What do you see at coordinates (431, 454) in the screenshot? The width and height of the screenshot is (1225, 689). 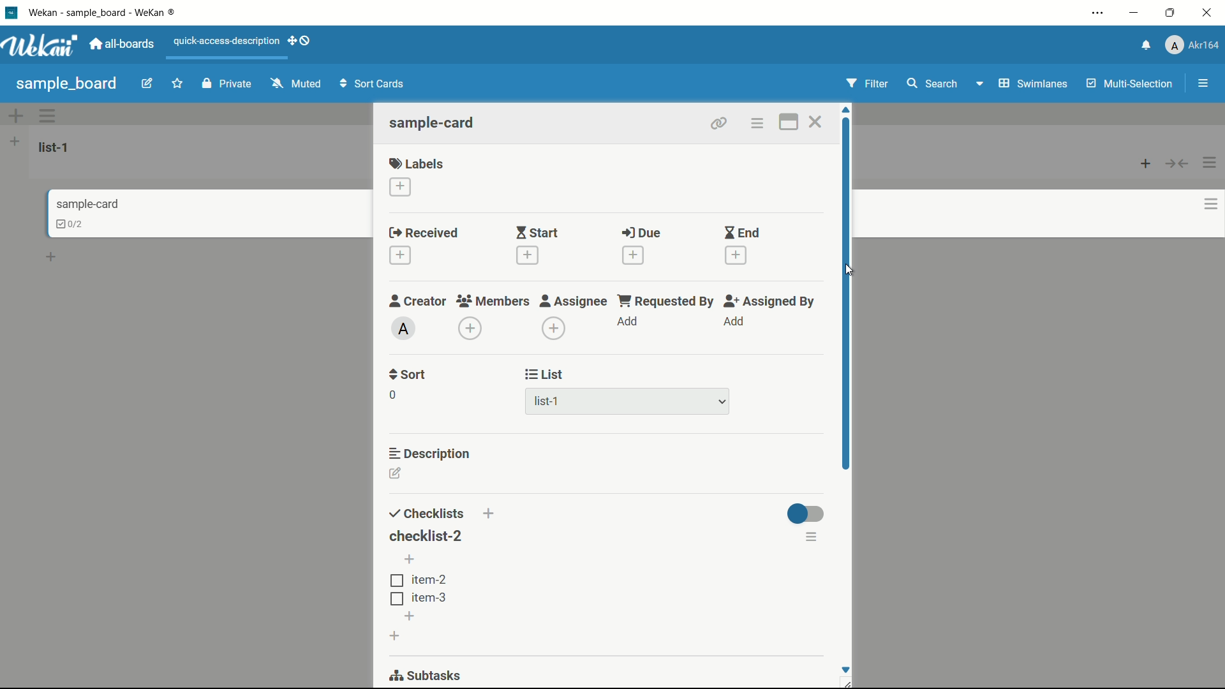 I see `description` at bounding box center [431, 454].